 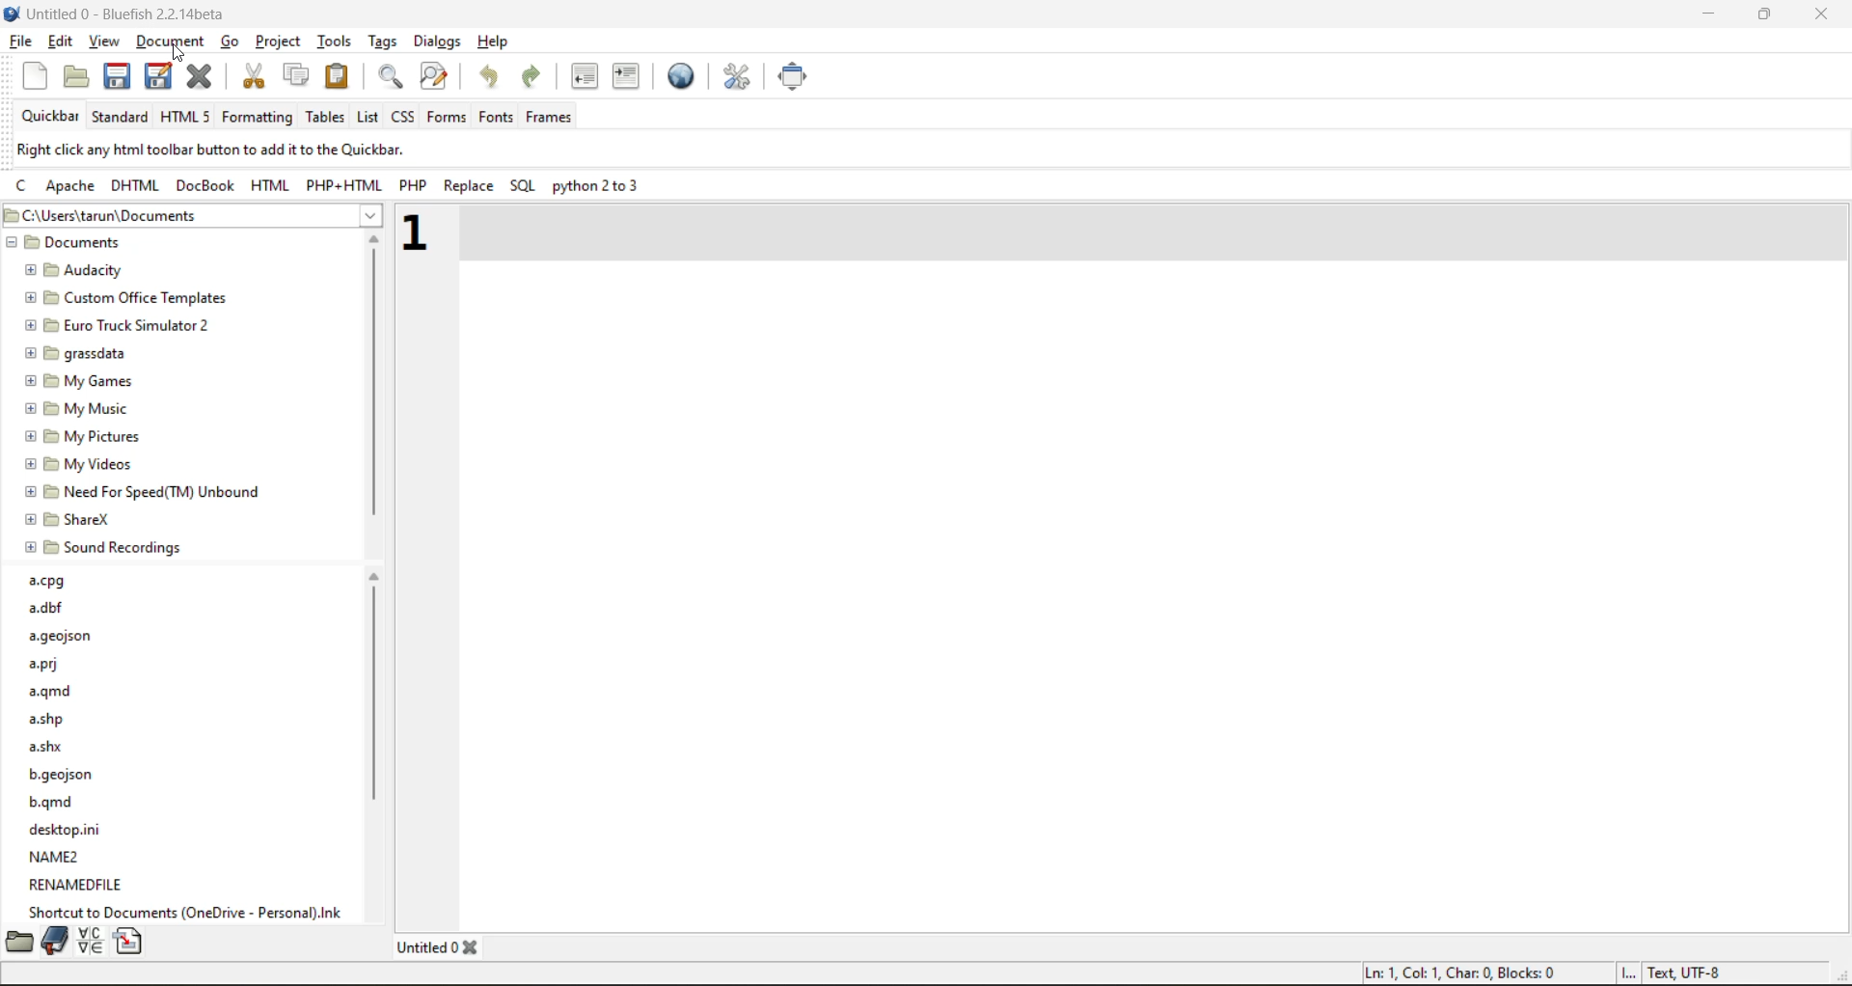 What do you see at coordinates (75, 354) in the screenshot?
I see `grasssdata` at bounding box center [75, 354].